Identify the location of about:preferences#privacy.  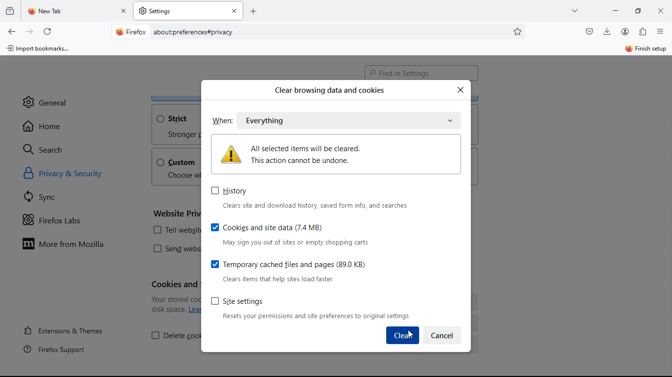
(194, 32).